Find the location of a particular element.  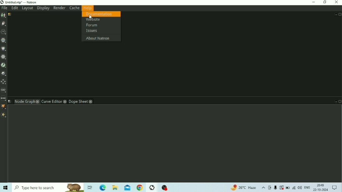

Microsoft Edge is located at coordinates (103, 187).